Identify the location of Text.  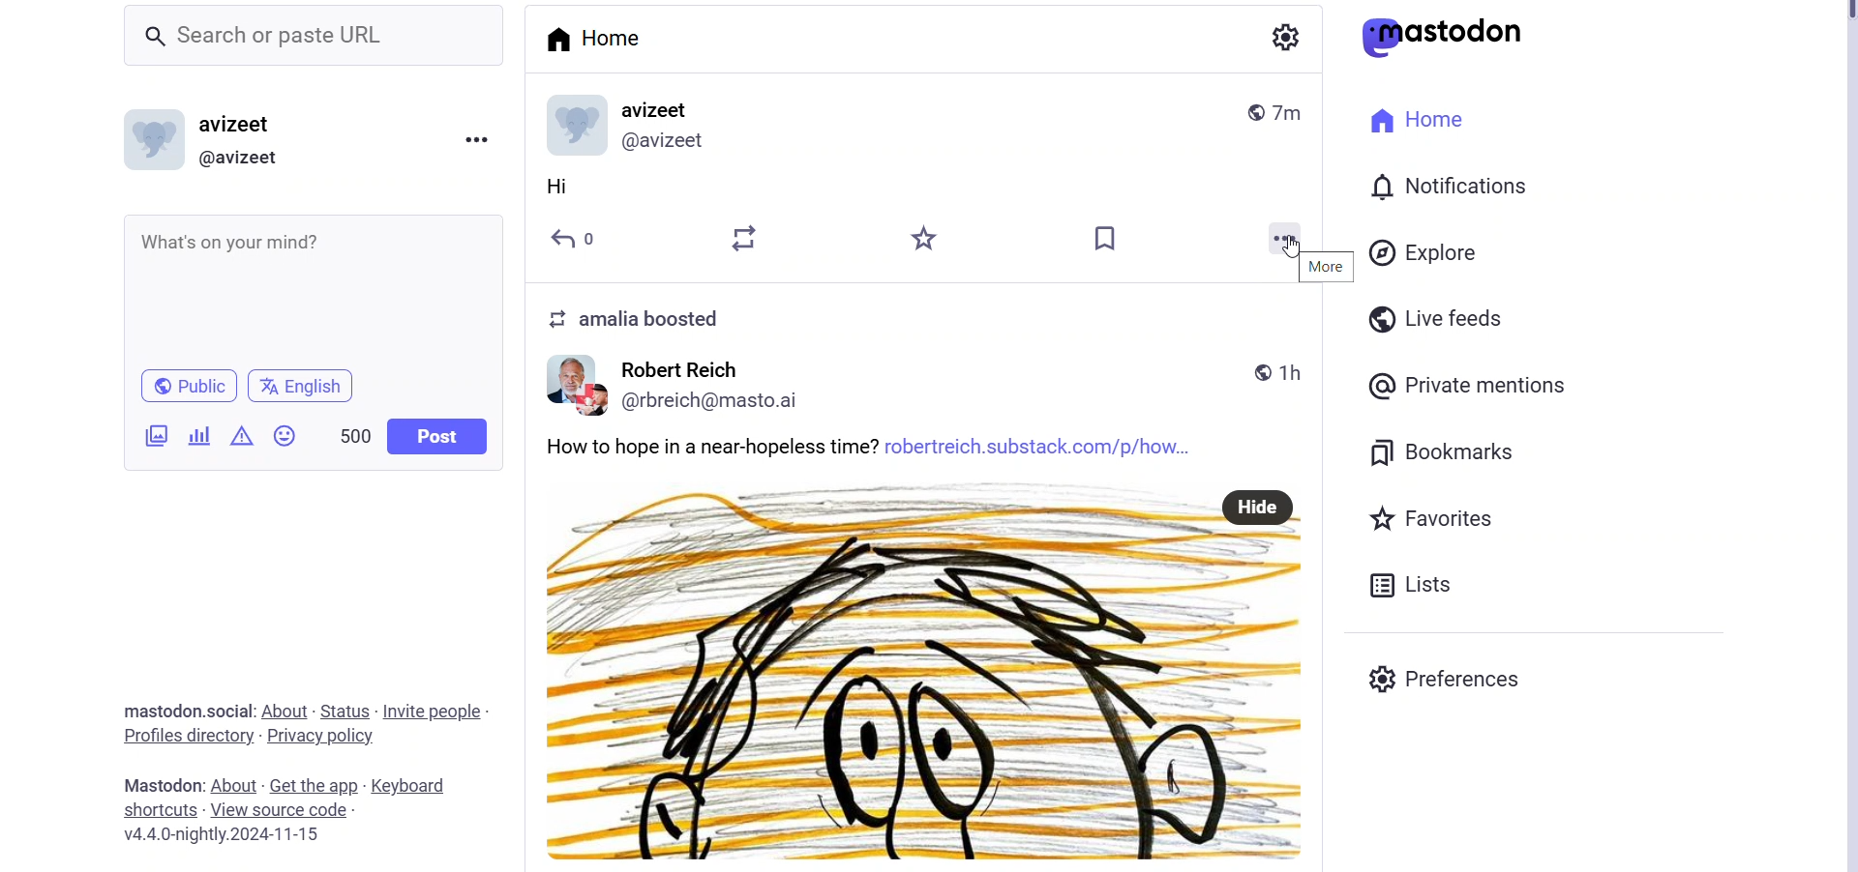
(187, 712).